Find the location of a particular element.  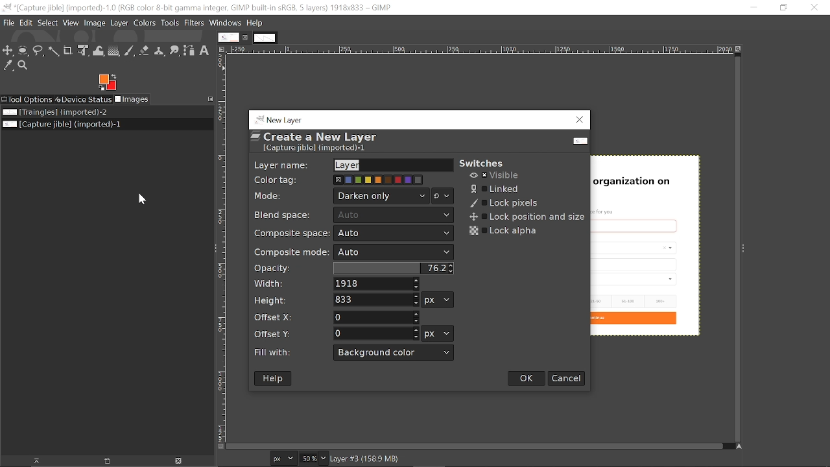

Filters is located at coordinates (196, 23).